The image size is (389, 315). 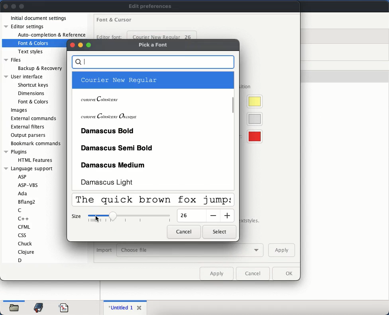 I want to click on , so click(x=88, y=44).